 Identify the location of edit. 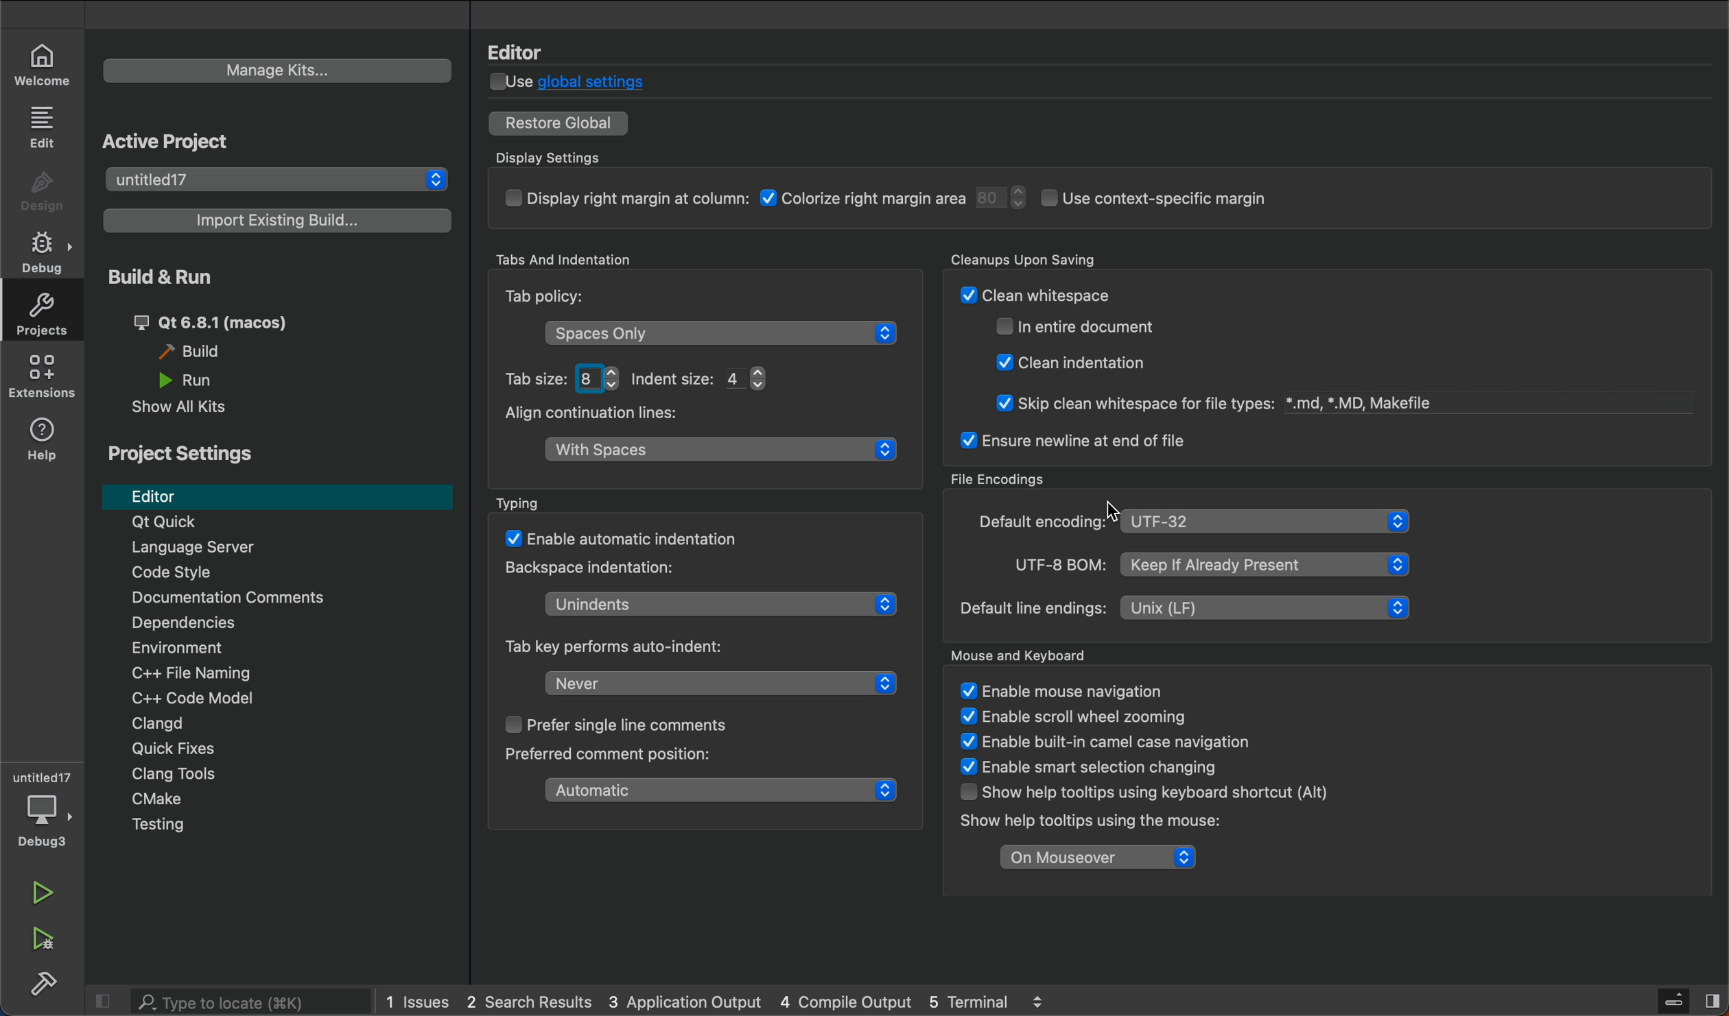
(44, 129).